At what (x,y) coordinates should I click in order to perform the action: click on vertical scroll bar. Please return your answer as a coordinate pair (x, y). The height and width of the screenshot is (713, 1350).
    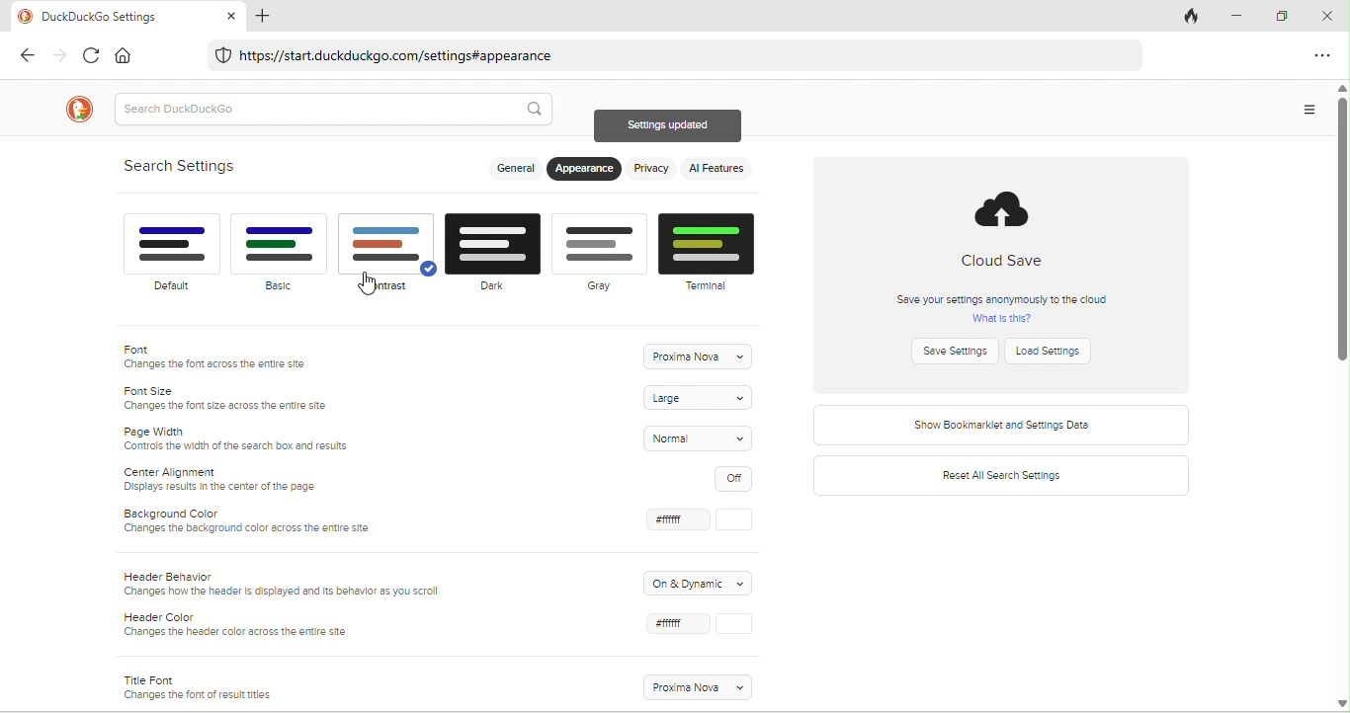
    Looking at the image, I should click on (1340, 394).